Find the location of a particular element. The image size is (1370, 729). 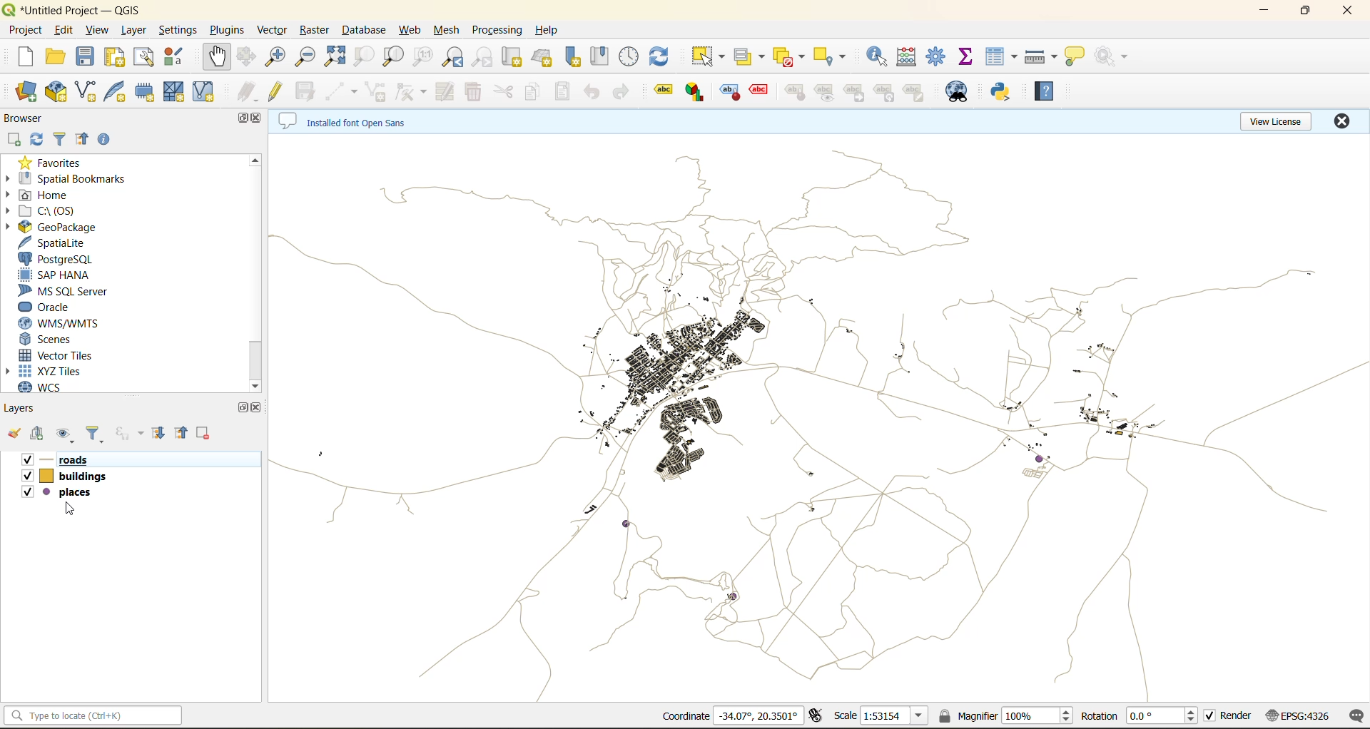

filter is located at coordinates (56, 141).